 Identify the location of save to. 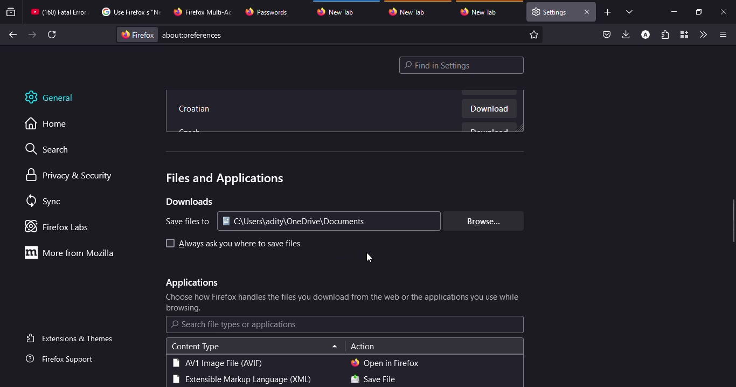
(184, 222).